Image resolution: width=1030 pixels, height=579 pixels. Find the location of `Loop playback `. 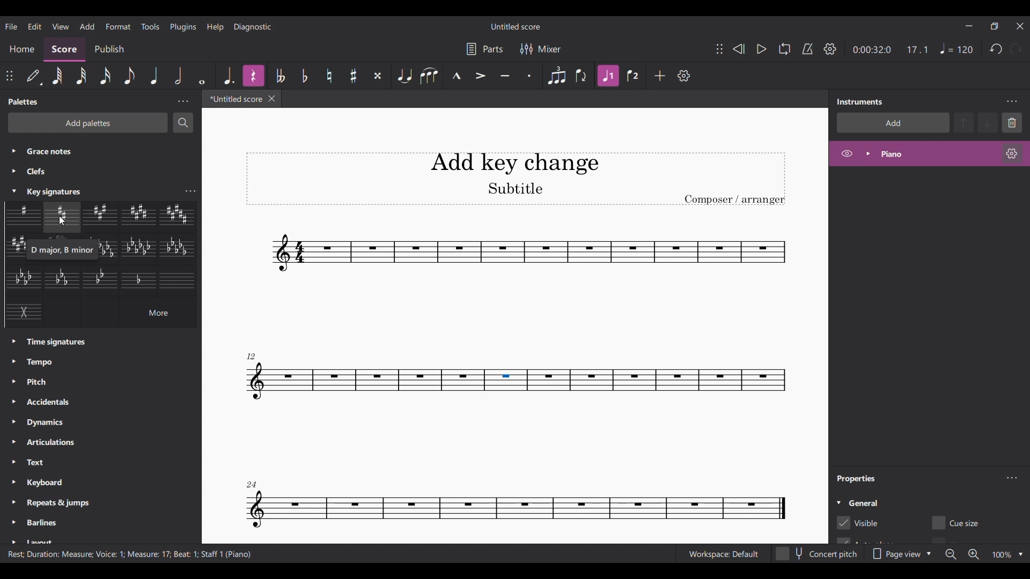

Loop playback  is located at coordinates (784, 48).